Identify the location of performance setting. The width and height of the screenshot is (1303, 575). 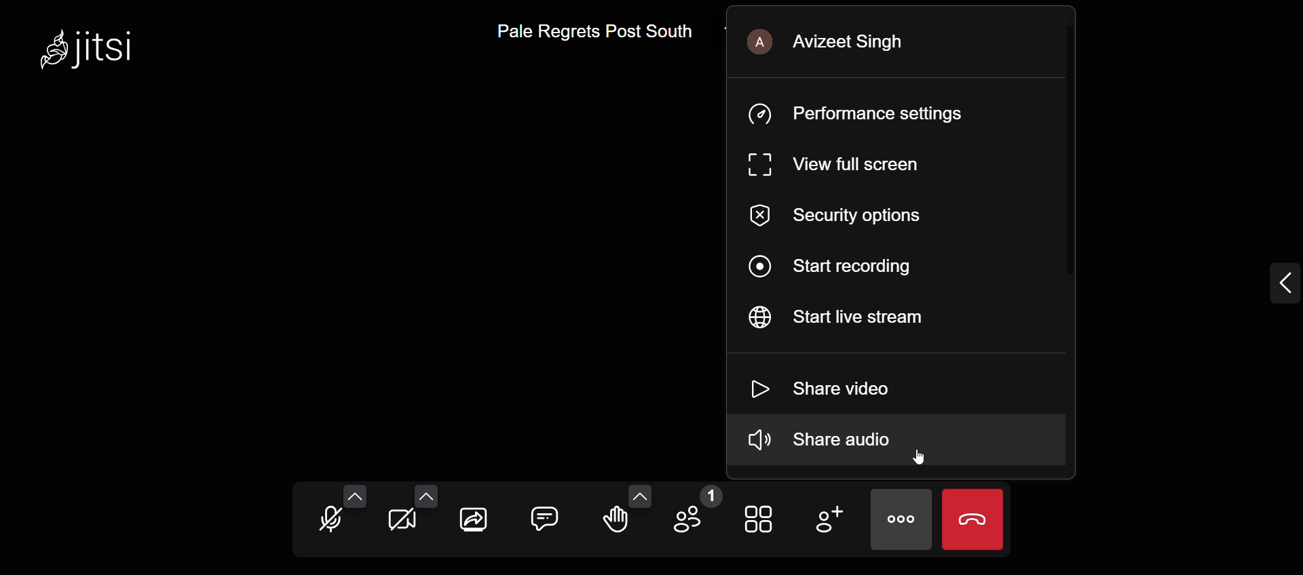
(873, 114).